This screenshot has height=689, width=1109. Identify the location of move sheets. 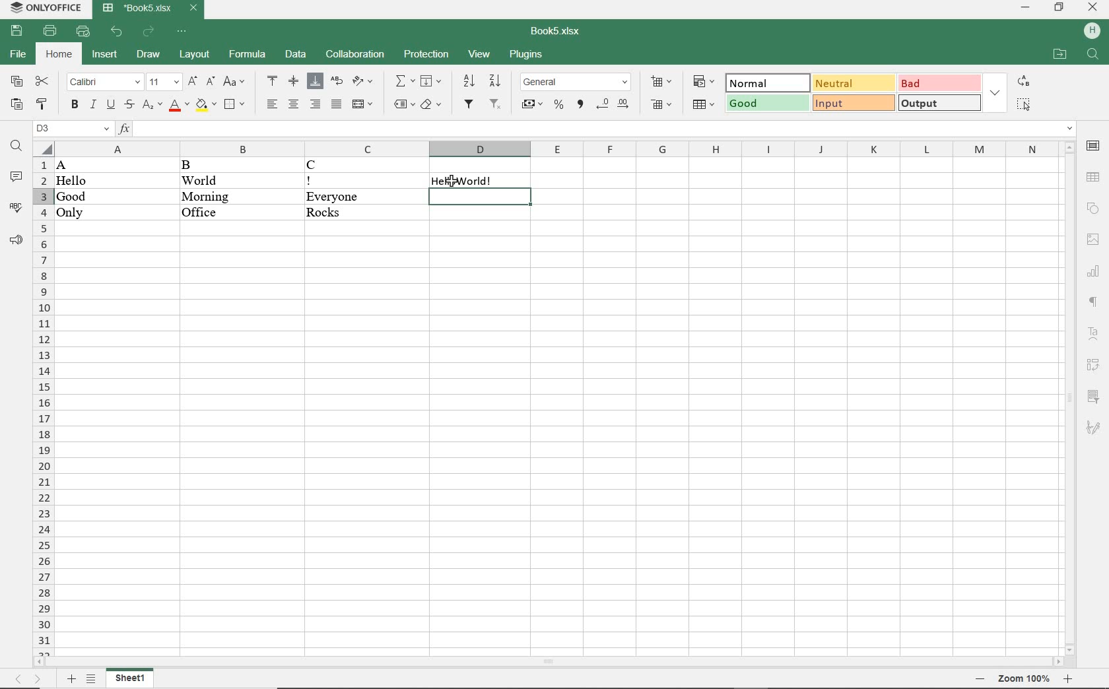
(31, 678).